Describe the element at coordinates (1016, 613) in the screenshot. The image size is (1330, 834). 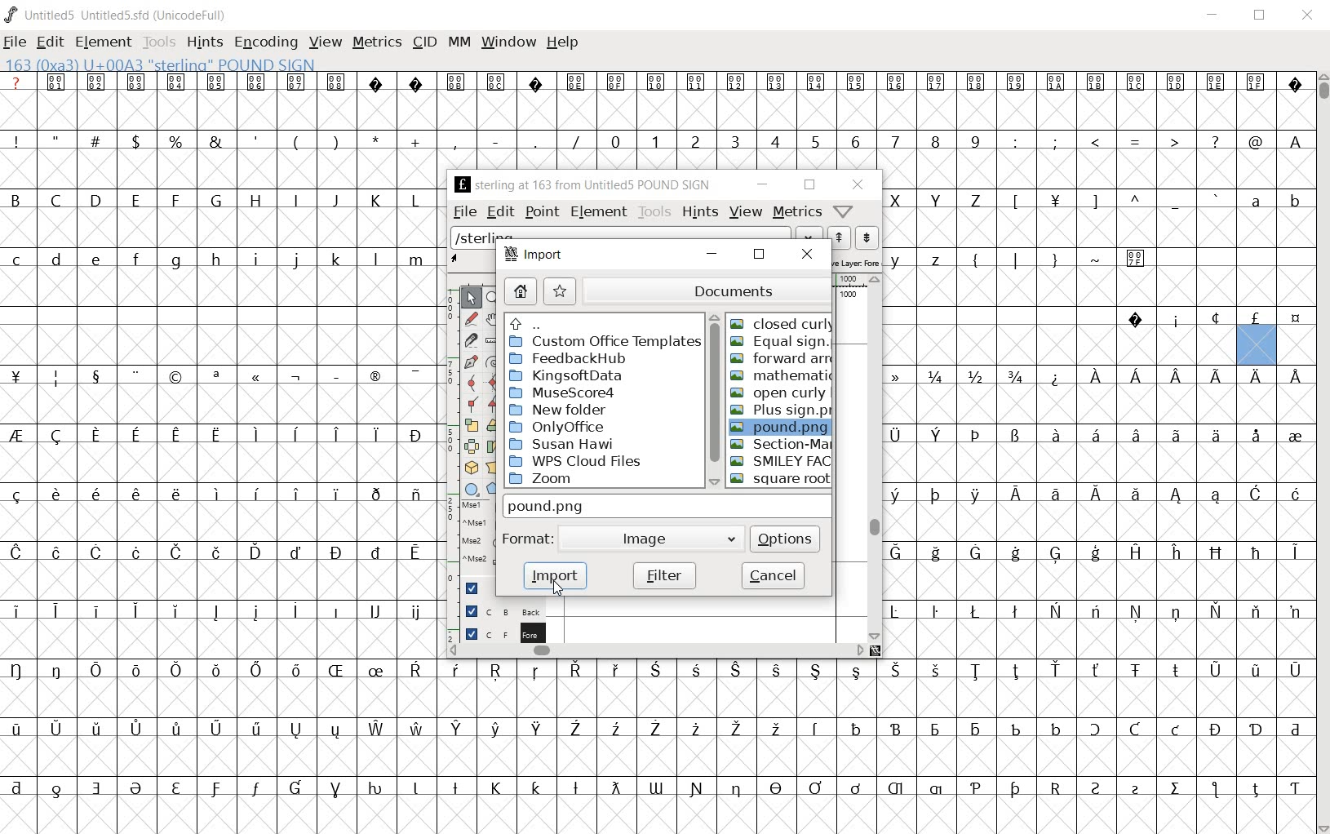
I see `Symbol` at that location.